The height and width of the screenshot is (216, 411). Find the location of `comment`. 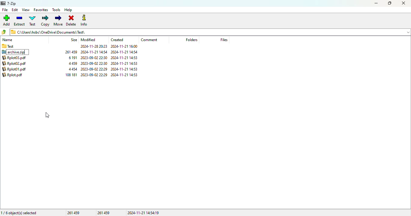

comment is located at coordinates (149, 40).